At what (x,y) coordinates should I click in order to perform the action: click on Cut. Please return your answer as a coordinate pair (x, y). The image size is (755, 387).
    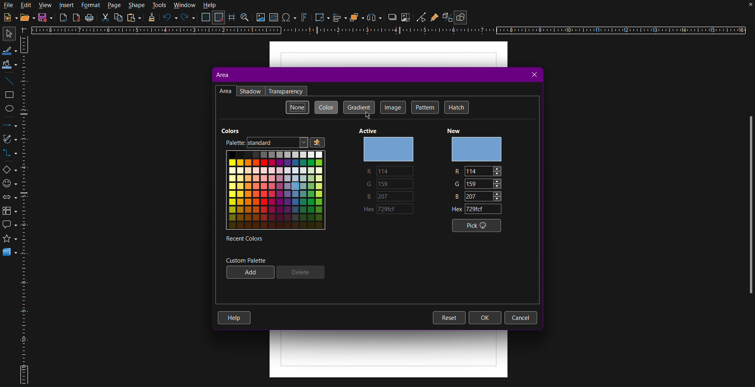
    Looking at the image, I should click on (106, 19).